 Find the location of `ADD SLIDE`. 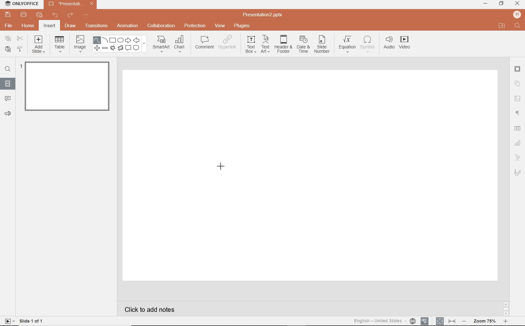

ADD SLIDE is located at coordinates (39, 46).